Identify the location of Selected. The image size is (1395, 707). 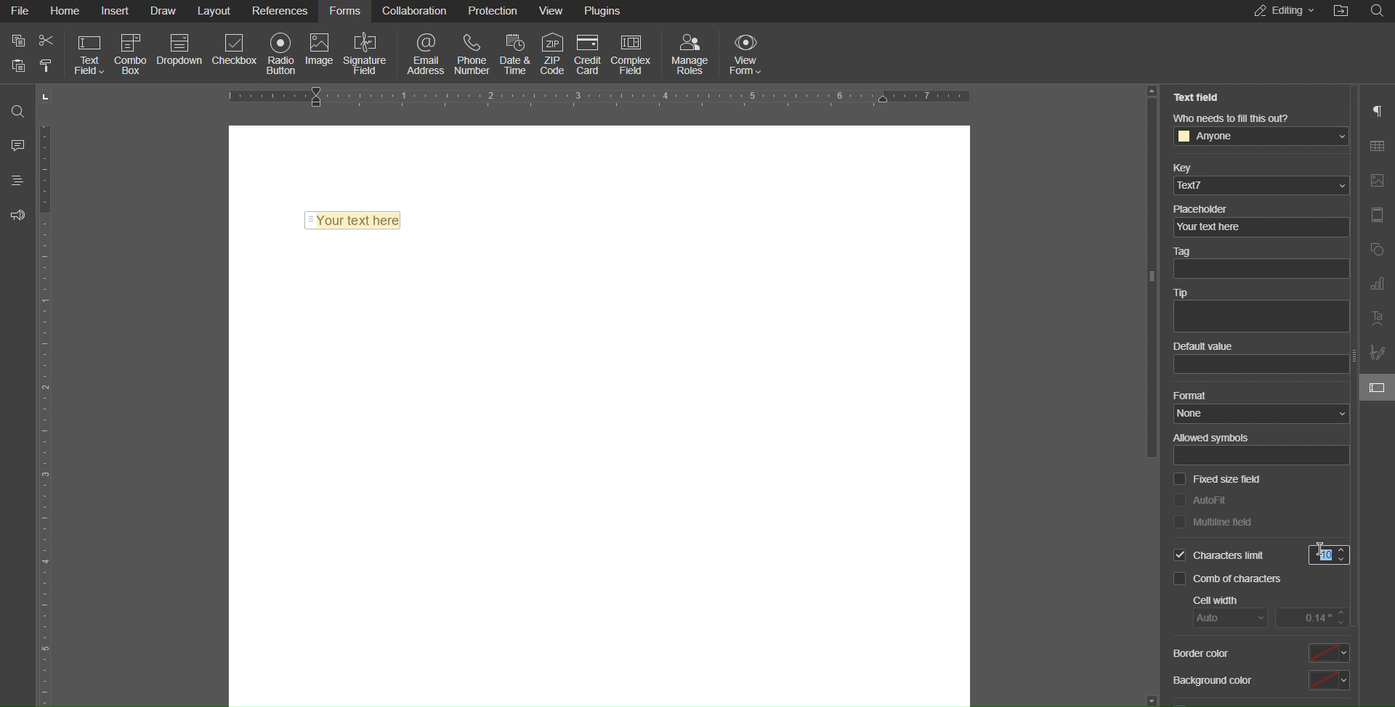
(1333, 556).